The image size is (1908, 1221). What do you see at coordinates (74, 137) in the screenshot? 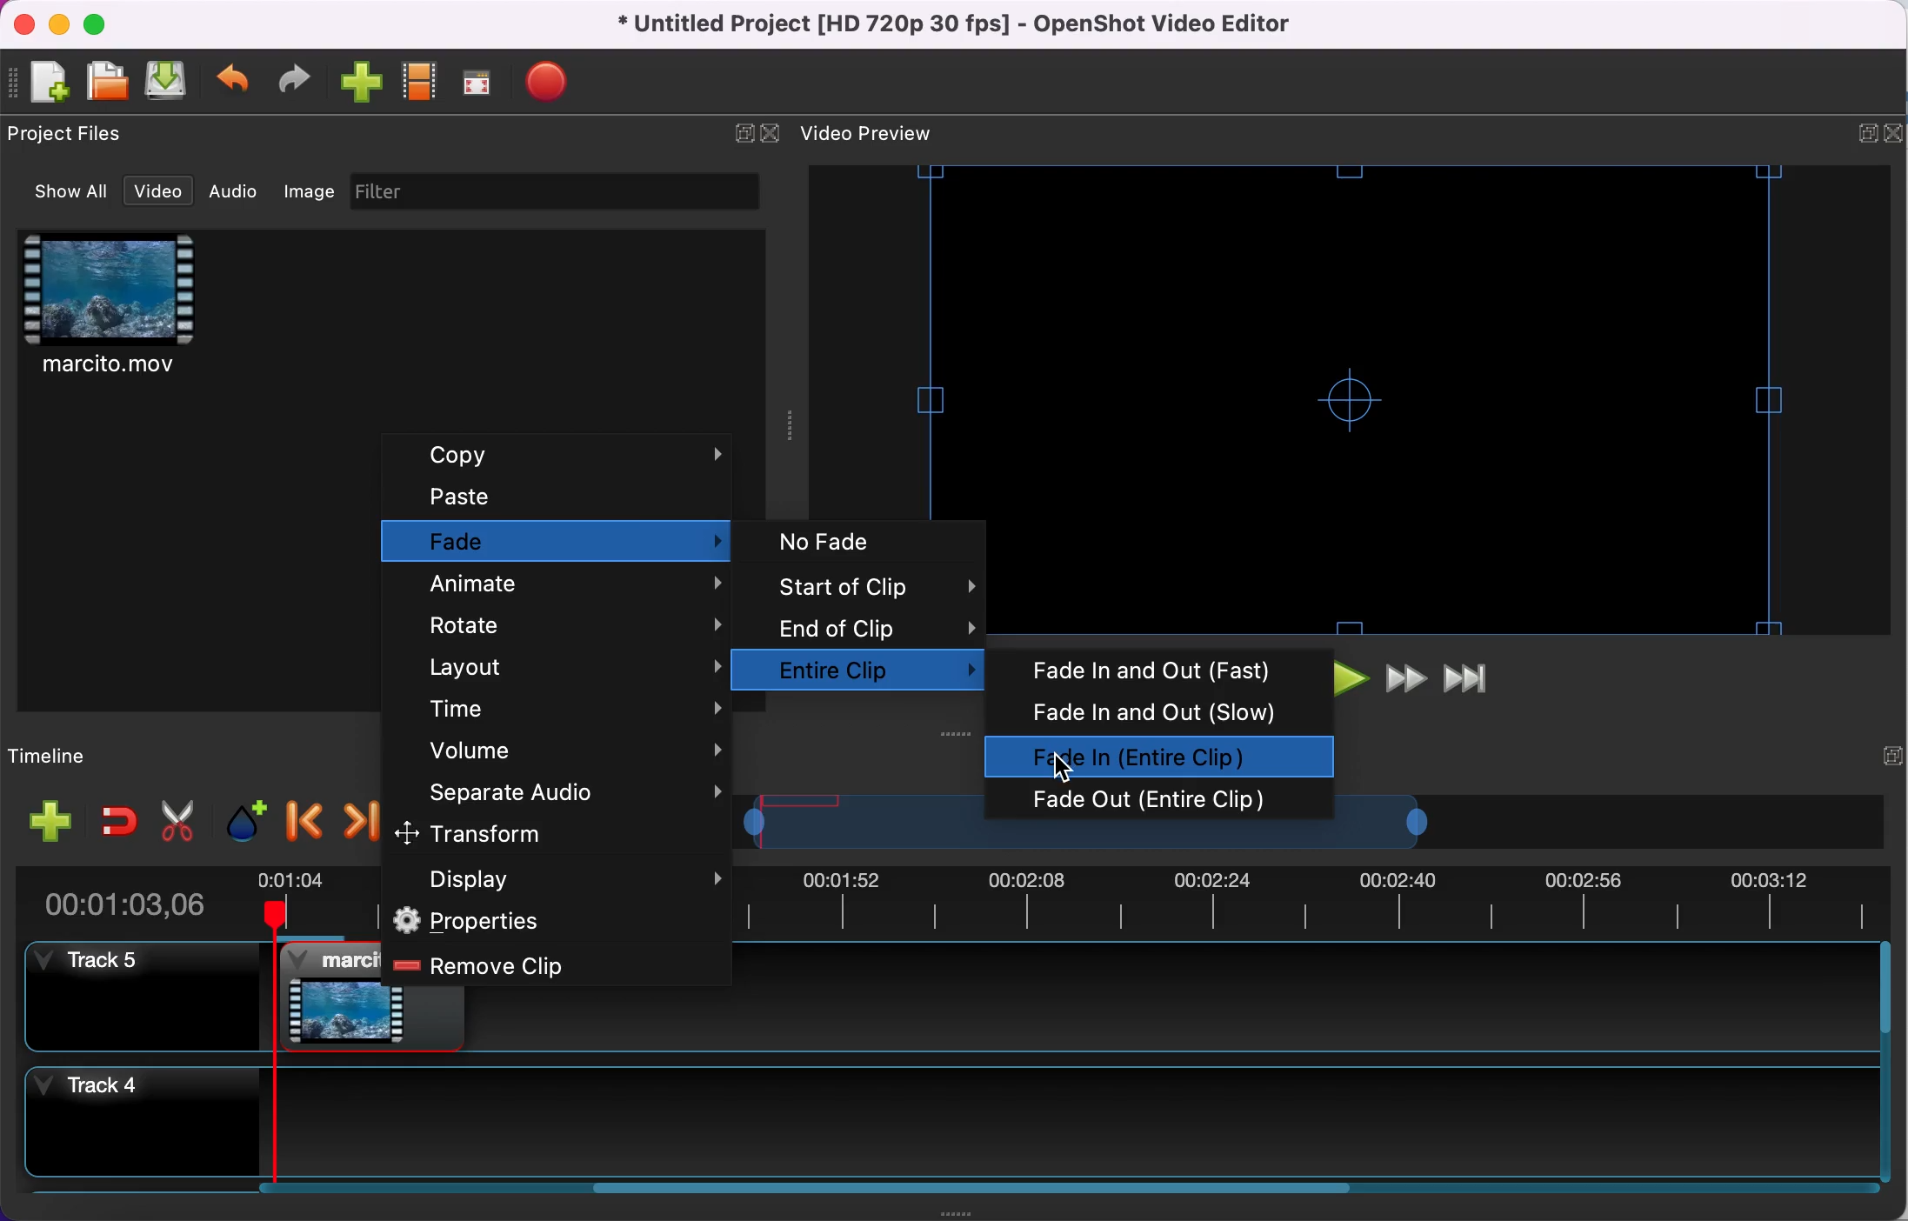
I see `project files` at bounding box center [74, 137].